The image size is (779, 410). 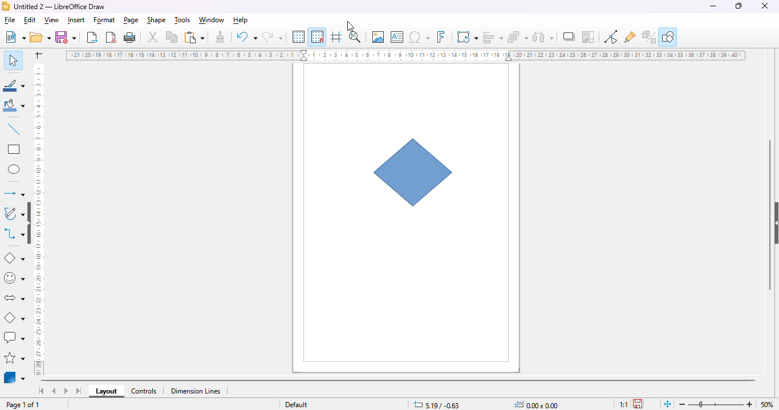 What do you see at coordinates (713, 6) in the screenshot?
I see `minimize` at bounding box center [713, 6].